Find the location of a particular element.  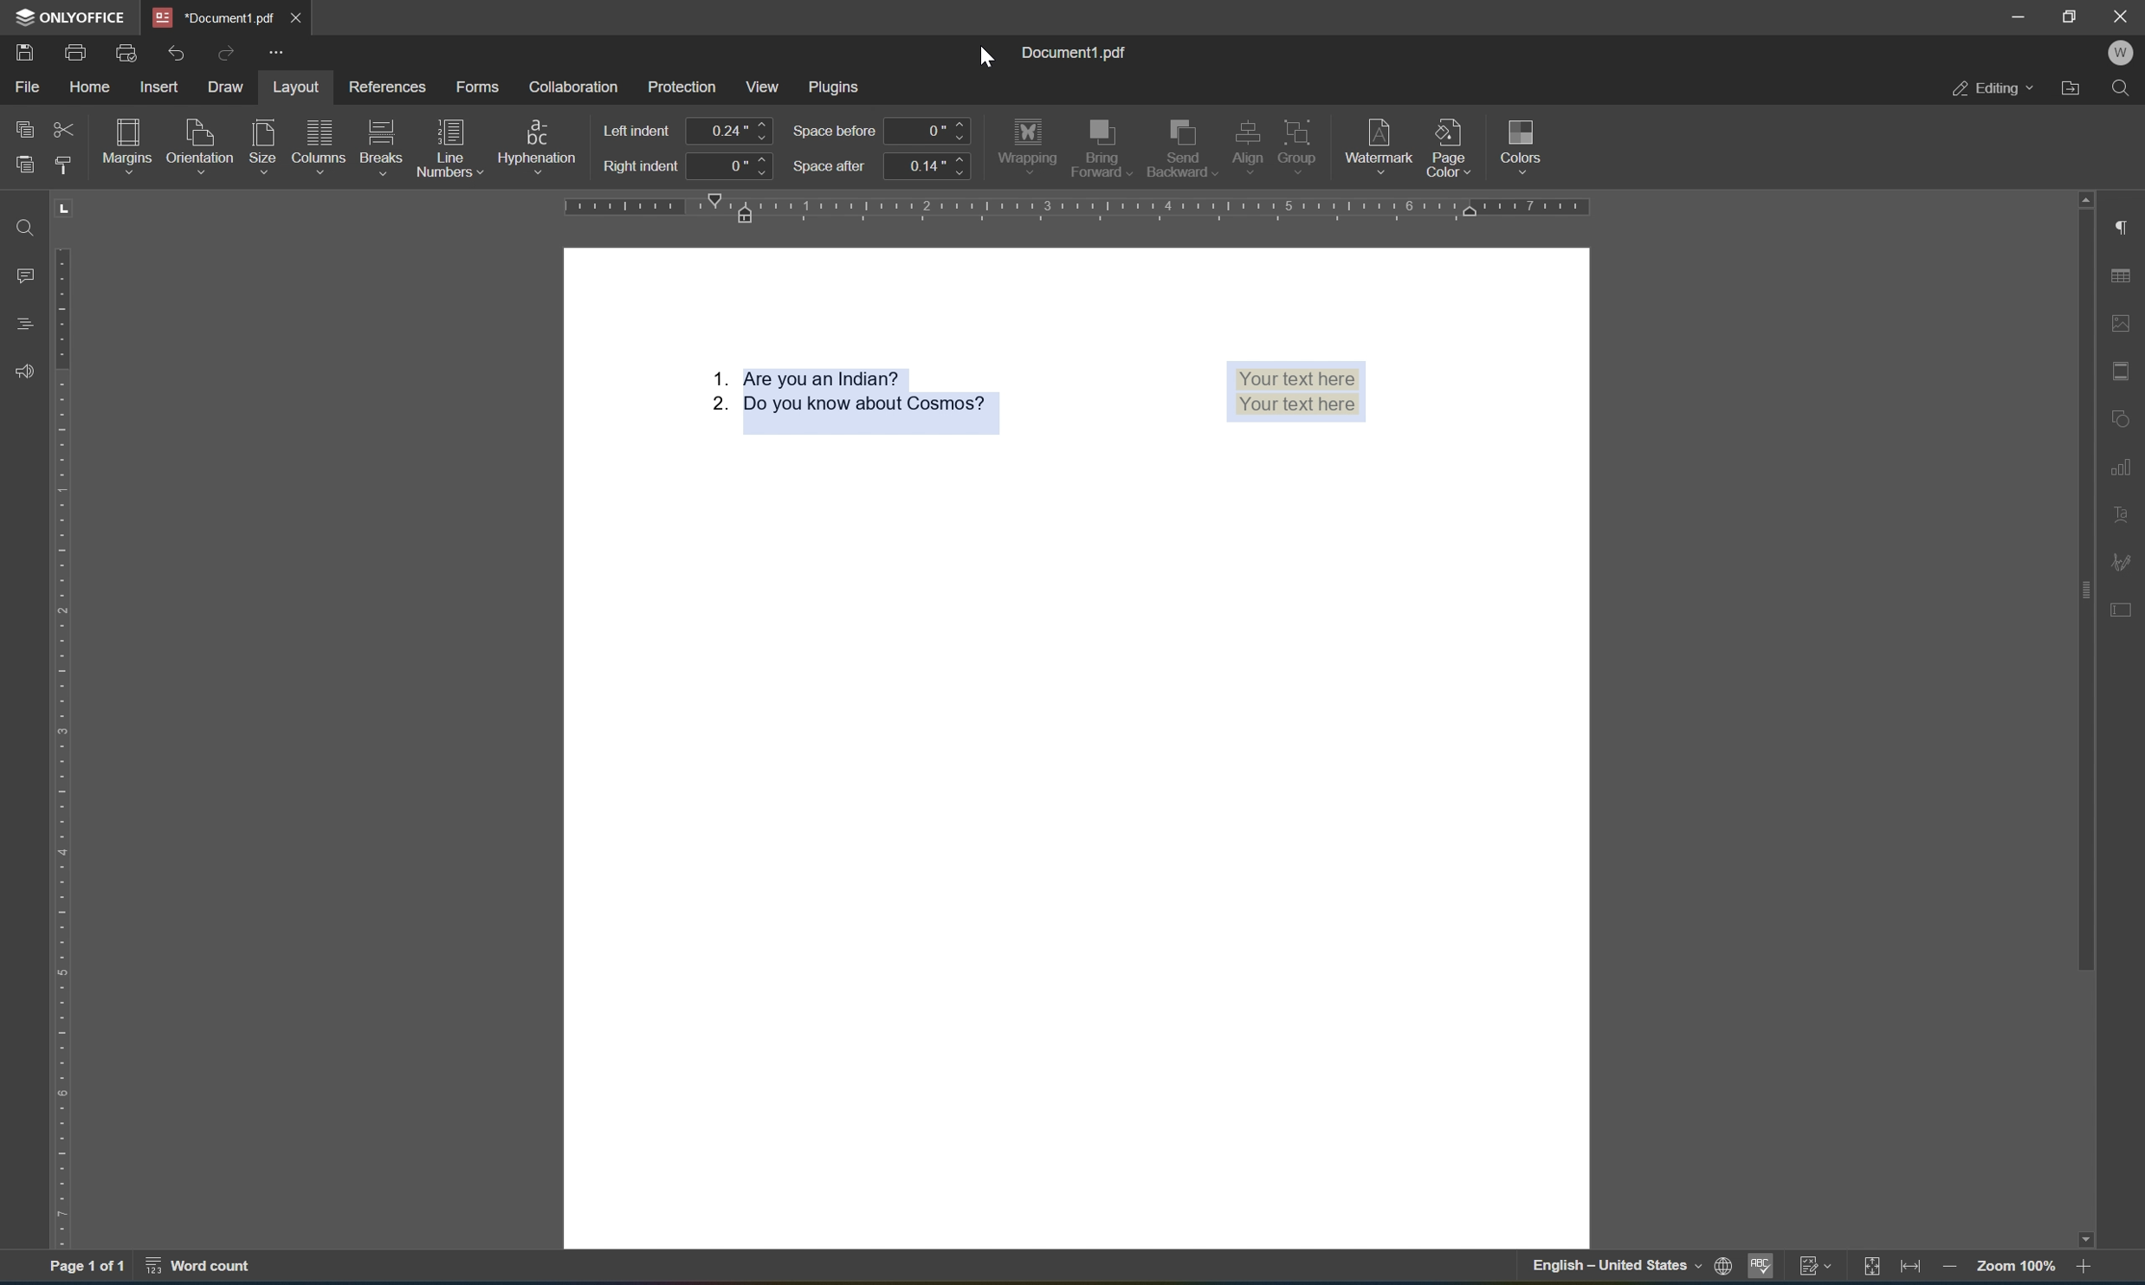

page color is located at coordinates (1453, 144).